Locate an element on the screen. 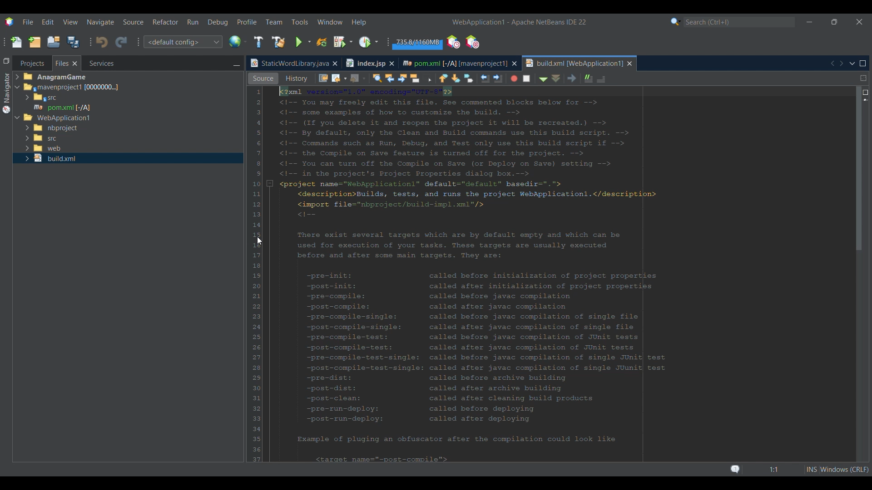 The width and height of the screenshot is (872, 490). Markers is located at coordinates (865, 398).